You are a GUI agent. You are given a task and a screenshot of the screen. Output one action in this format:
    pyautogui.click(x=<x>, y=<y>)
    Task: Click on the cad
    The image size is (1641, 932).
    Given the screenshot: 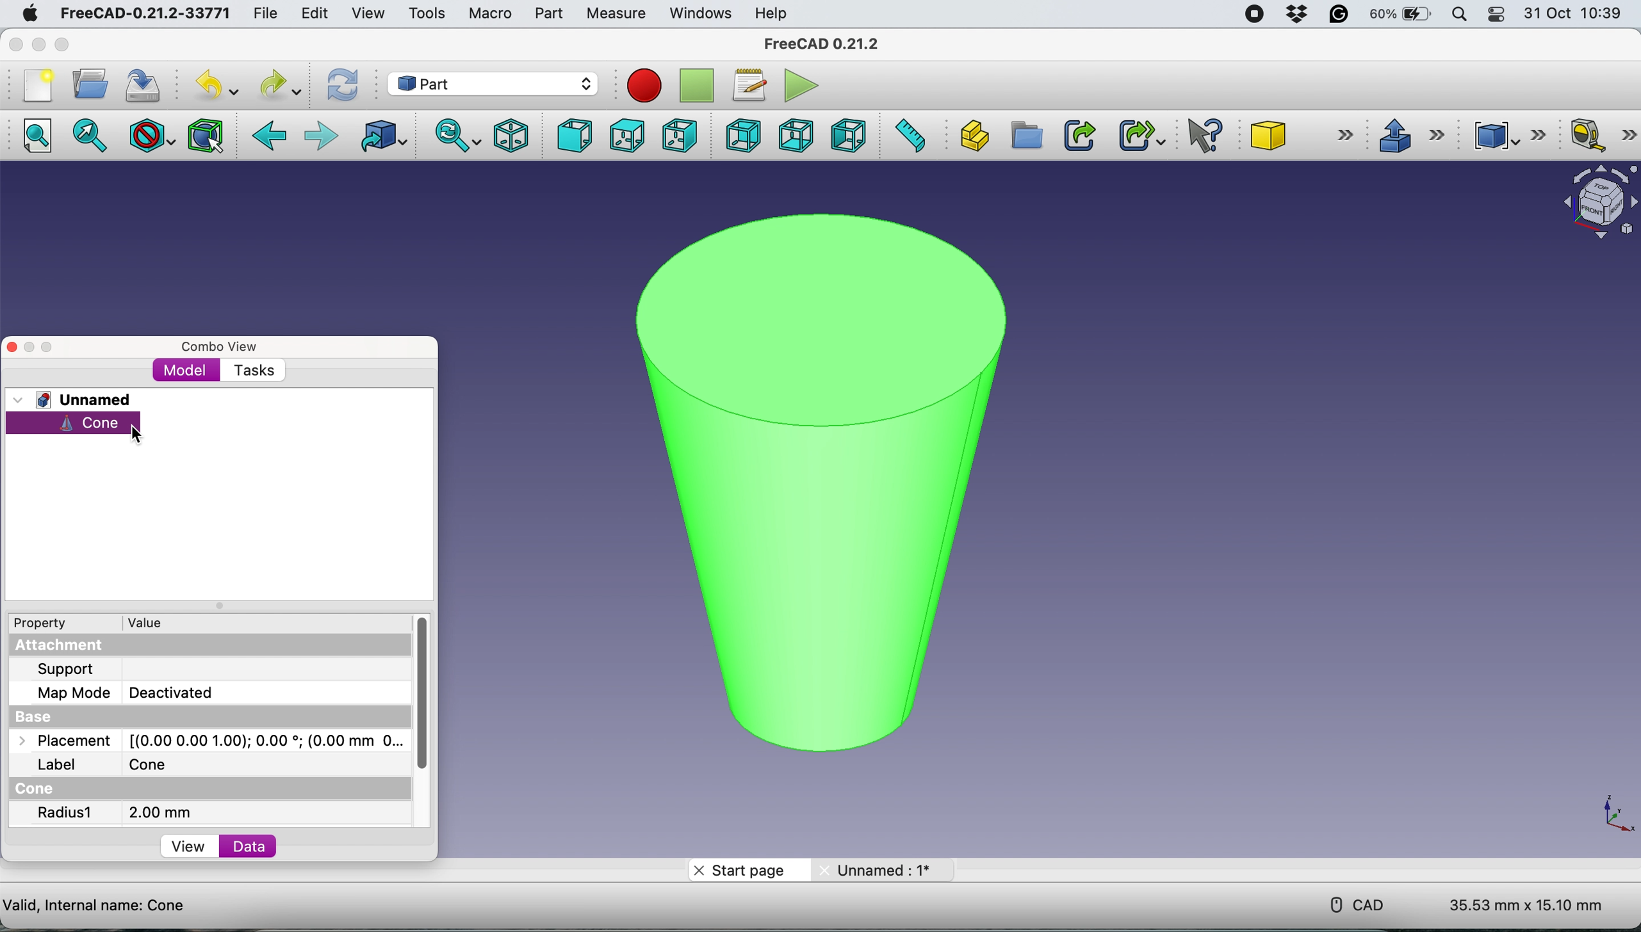 What is the action you would take?
    pyautogui.click(x=1348, y=903)
    